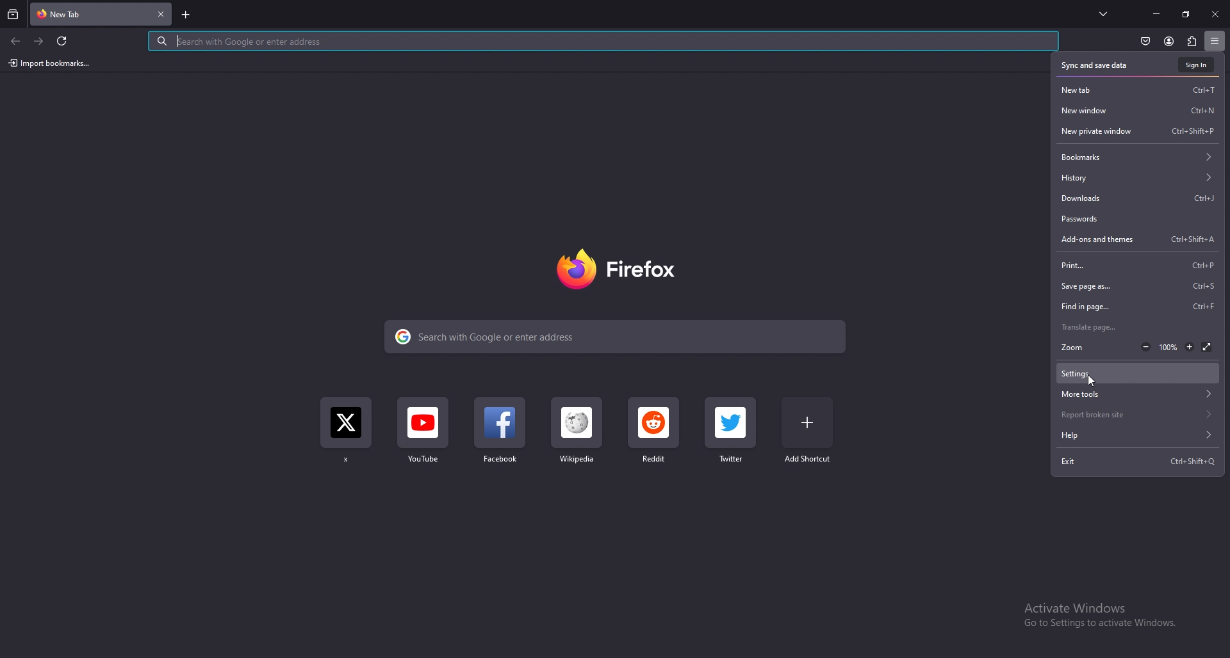 This screenshot has height=658, width=1230. I want to click on tab, so click(67, 15).